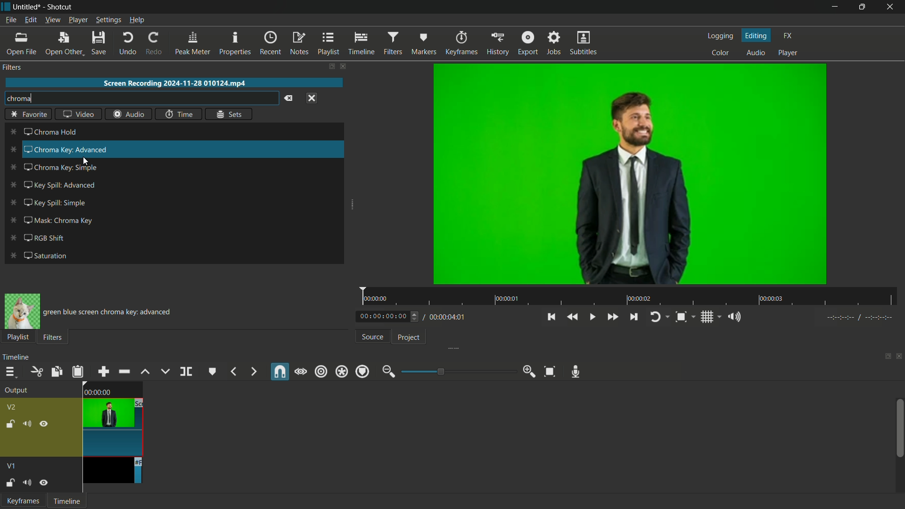 This screenshot has width=905, height=509. What do you see at coordinates (572, 318) in the screenshot?
I see `quickly play backward` at bounding box center [572, 318].